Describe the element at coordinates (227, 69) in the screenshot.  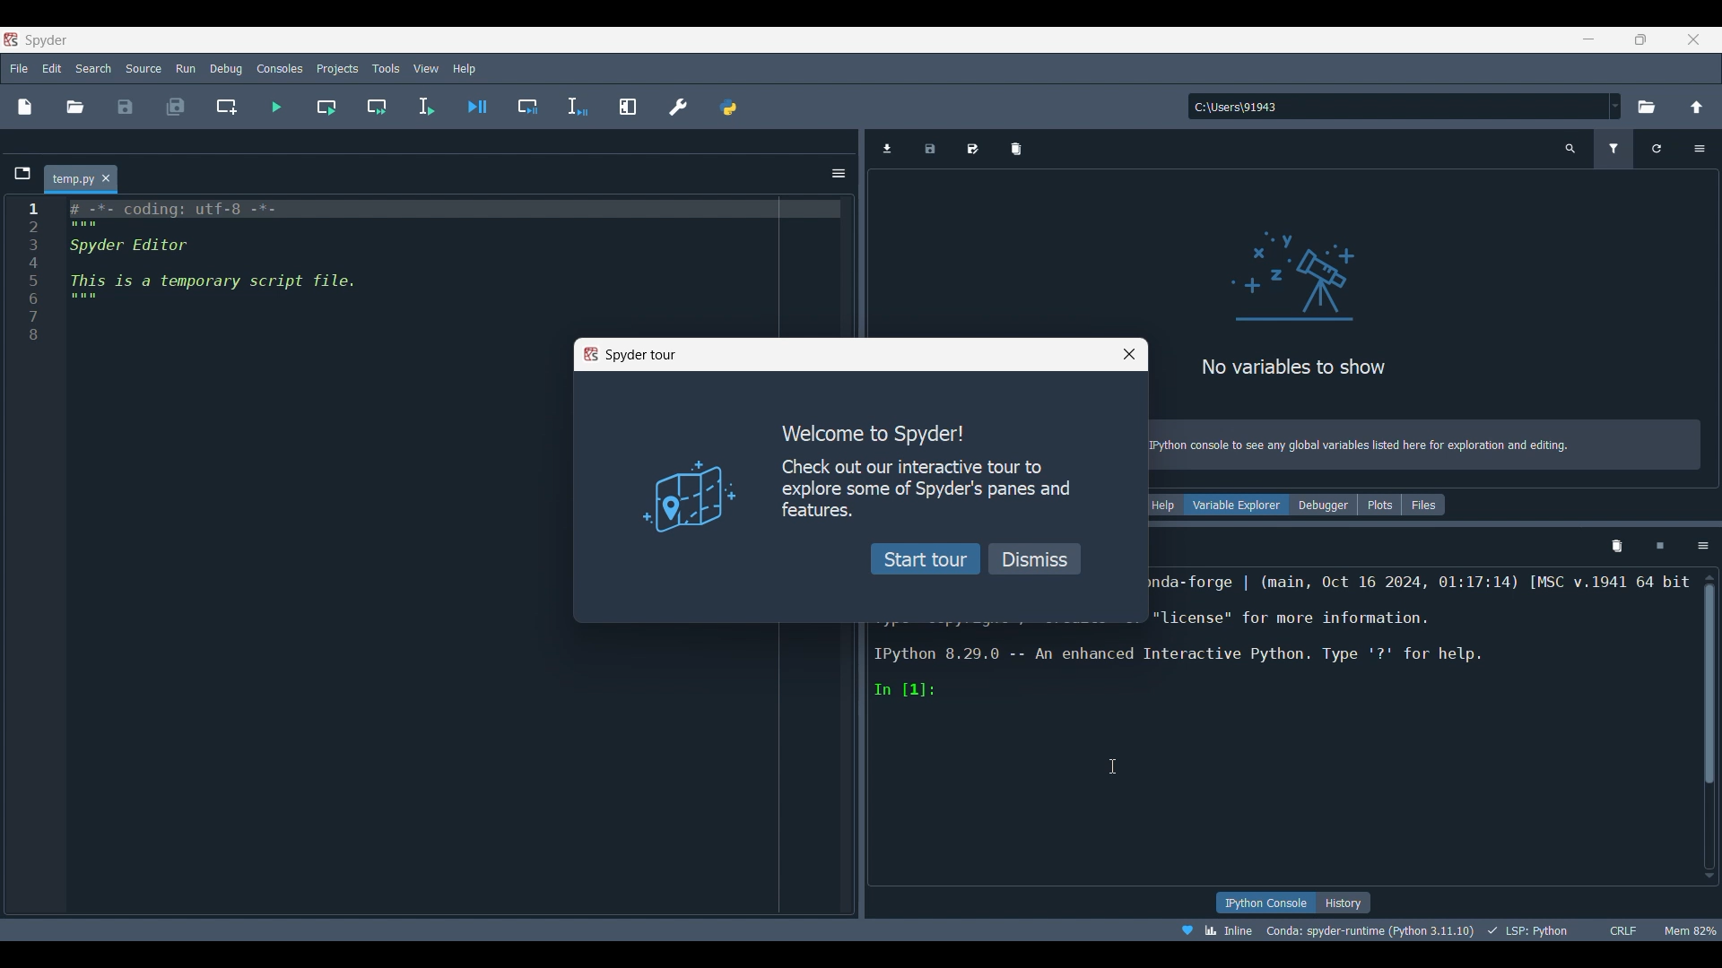
I see `Debug menu` at that location.